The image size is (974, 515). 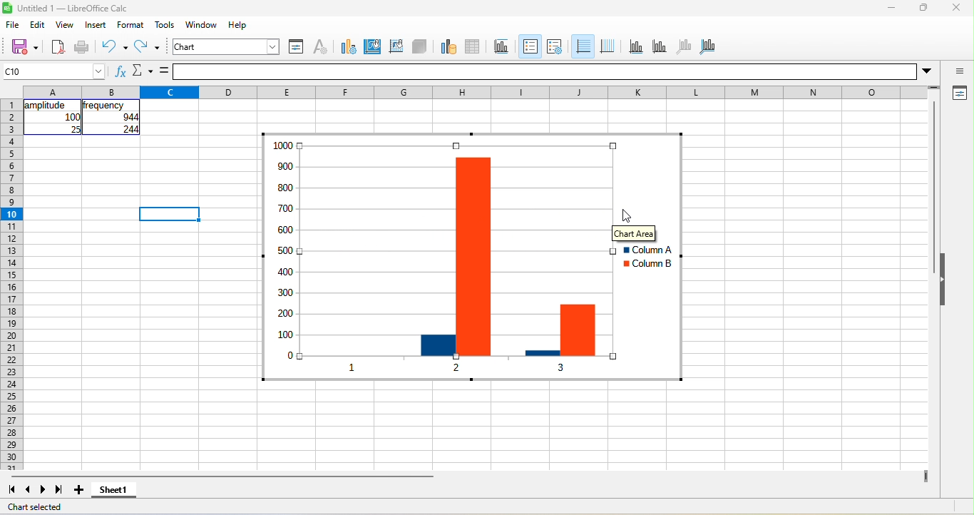 I want to click on first sheet, so click(x=10, y=489).